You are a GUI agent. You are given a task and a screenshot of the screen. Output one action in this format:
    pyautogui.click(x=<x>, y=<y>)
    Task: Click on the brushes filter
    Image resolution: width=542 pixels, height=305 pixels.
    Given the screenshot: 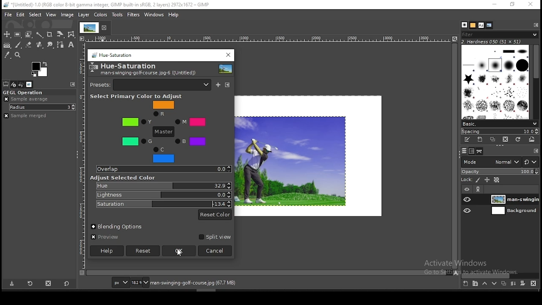 What is the action you would take?
    pyautogui.click(x=499, y=35)
    